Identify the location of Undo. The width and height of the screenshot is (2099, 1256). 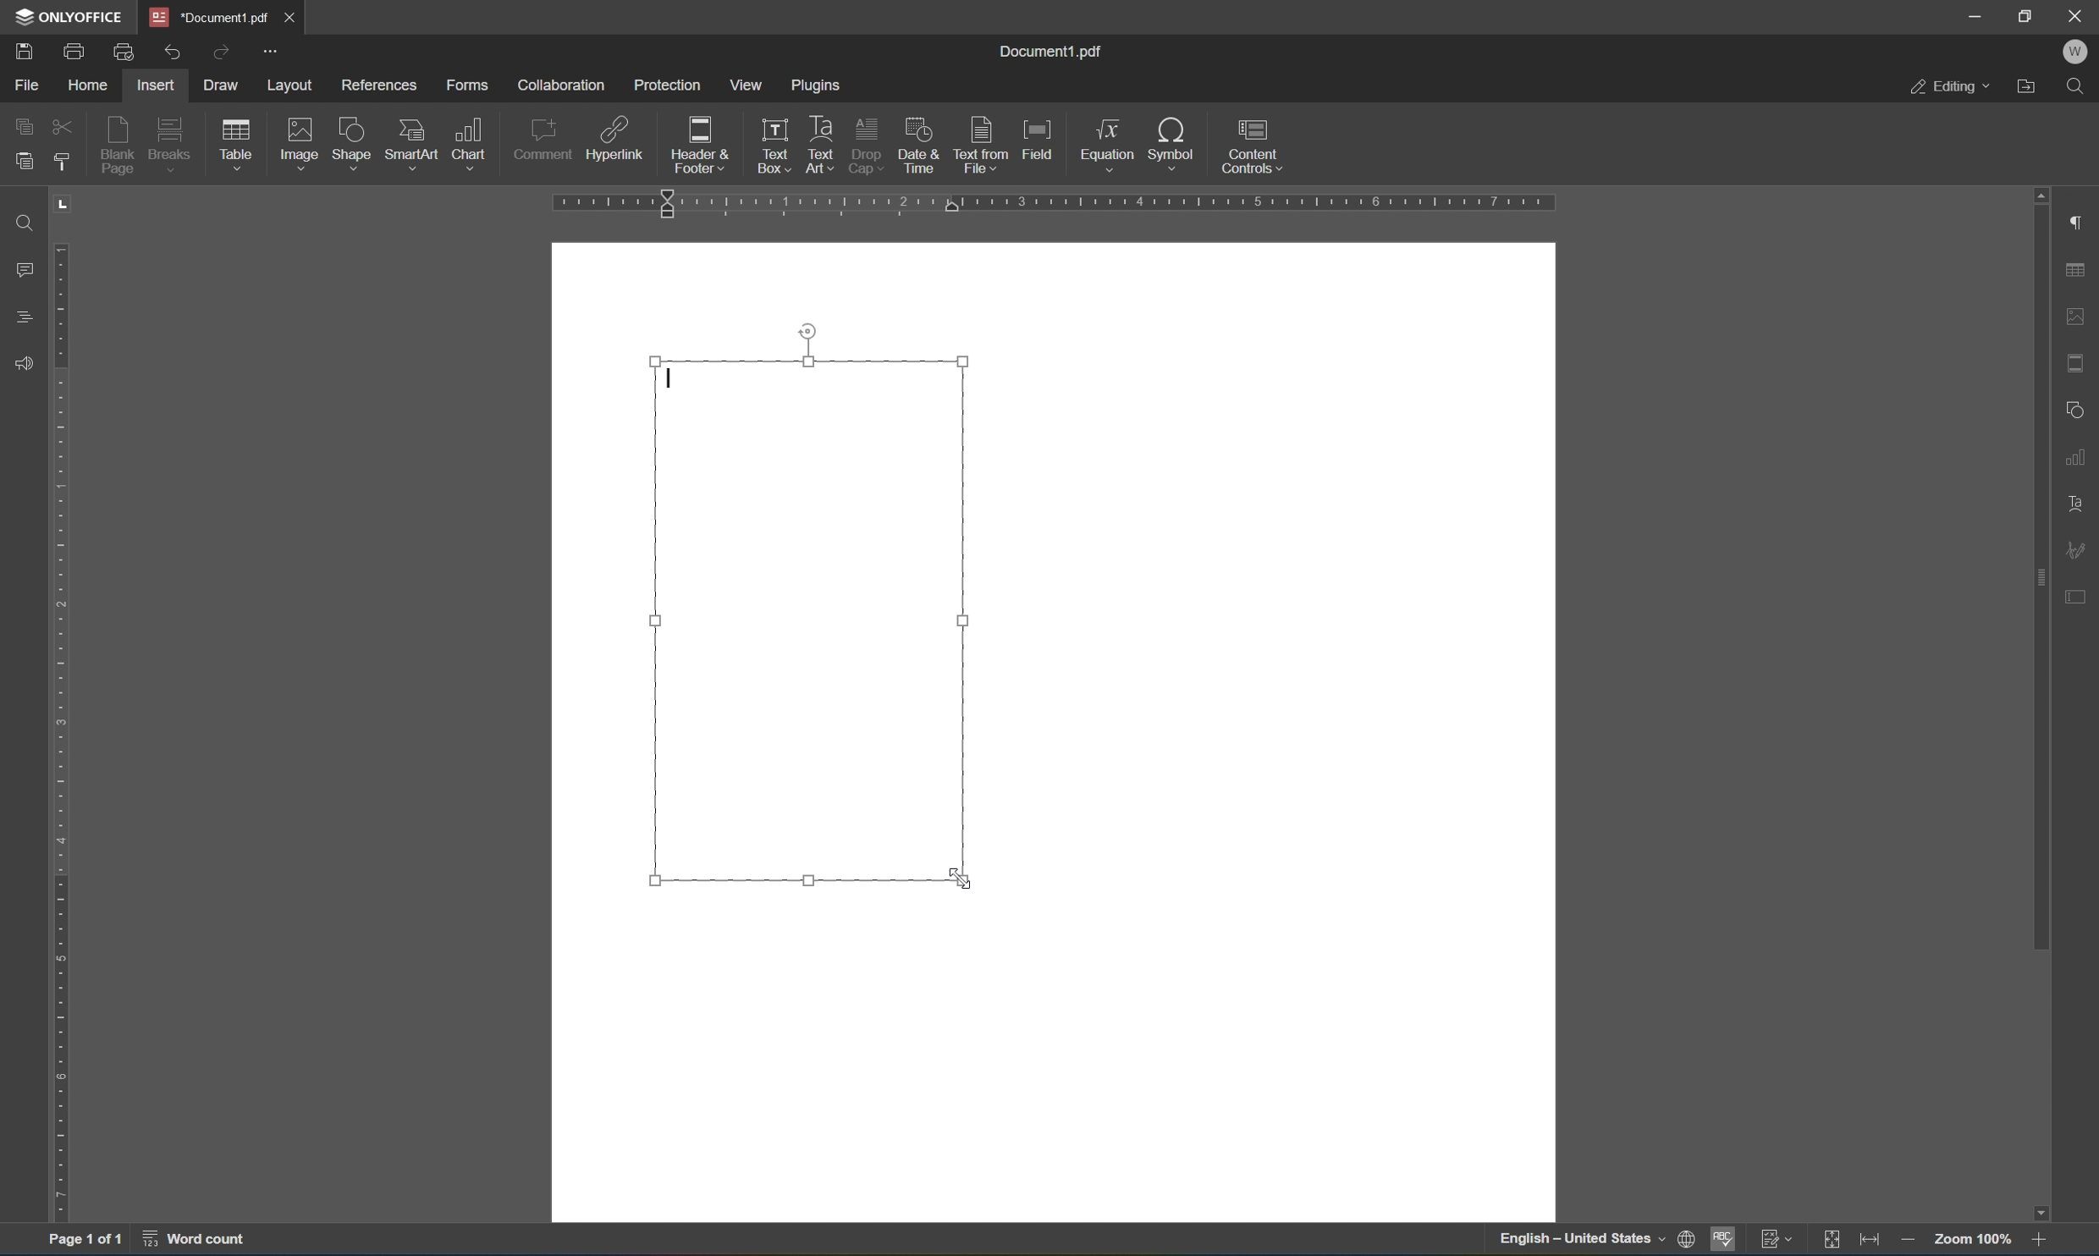
(170, 55).